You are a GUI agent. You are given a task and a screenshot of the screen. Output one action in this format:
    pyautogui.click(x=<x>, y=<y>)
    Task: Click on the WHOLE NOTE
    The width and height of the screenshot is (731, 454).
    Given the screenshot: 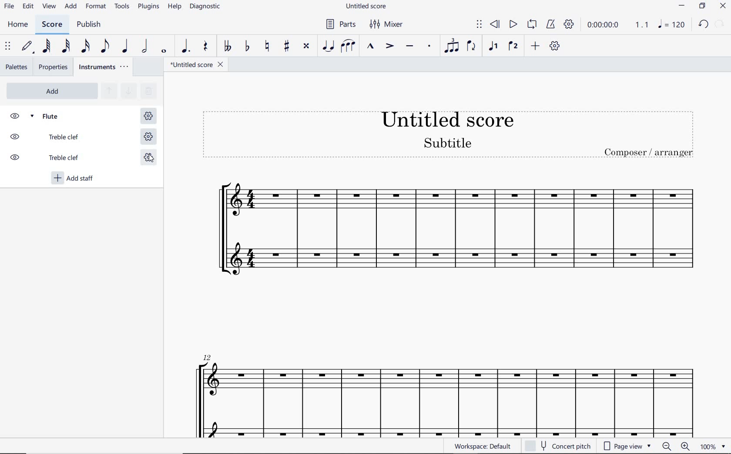 What is the action you would take?
    pyautogui.click(x=164, y=52)
    